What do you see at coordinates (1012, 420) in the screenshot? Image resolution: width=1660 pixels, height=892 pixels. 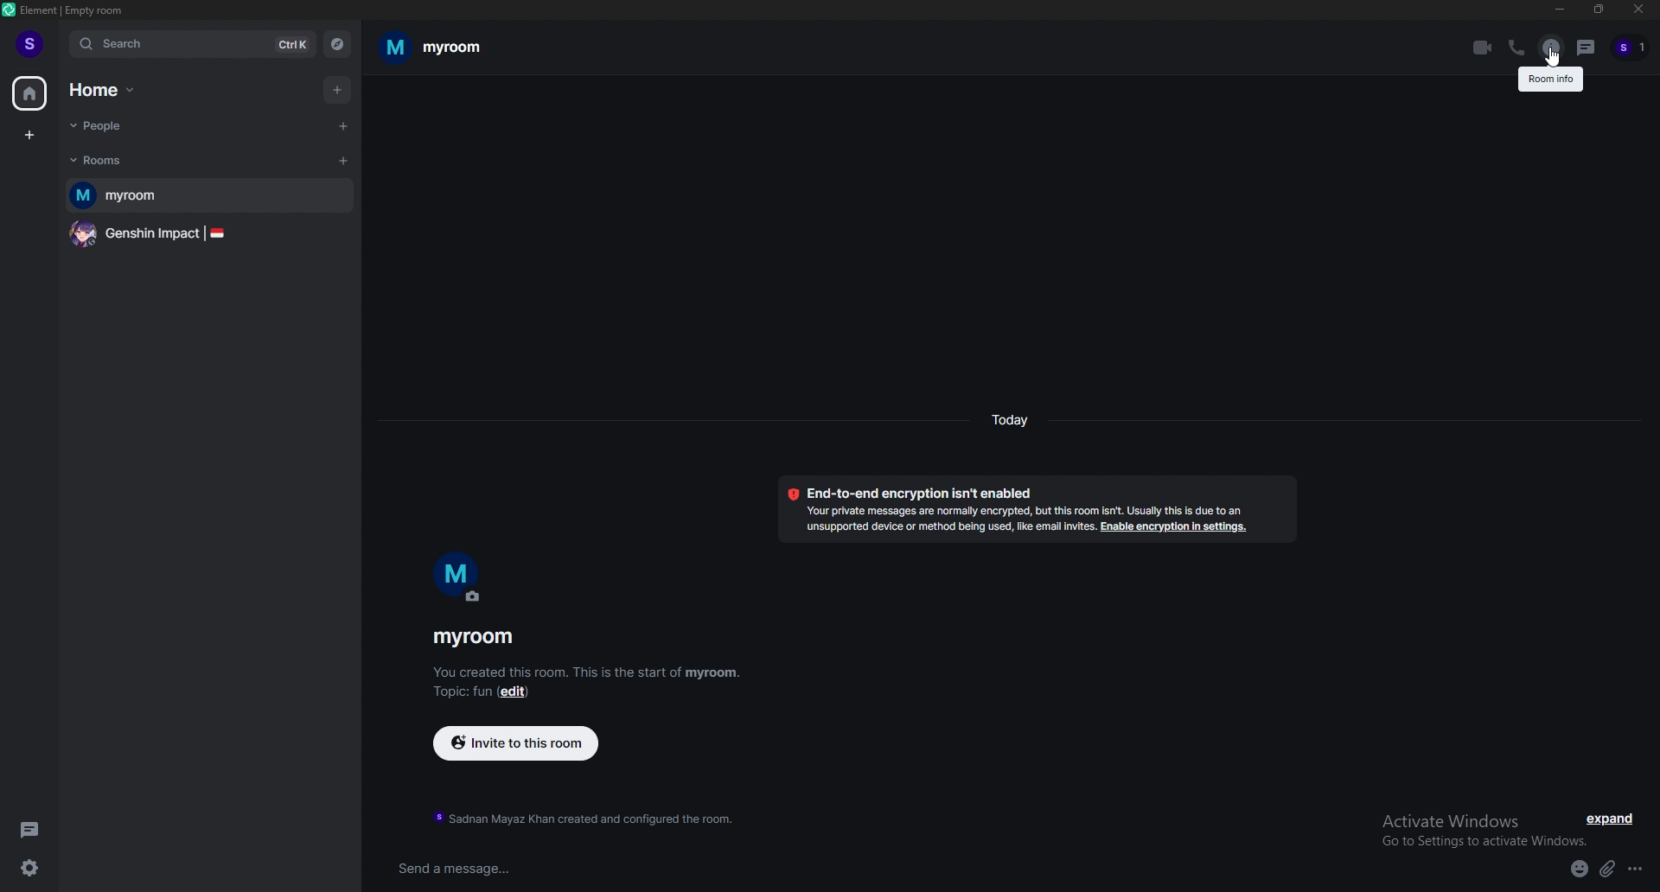 I see `today` at bounding box center [1012, 420].